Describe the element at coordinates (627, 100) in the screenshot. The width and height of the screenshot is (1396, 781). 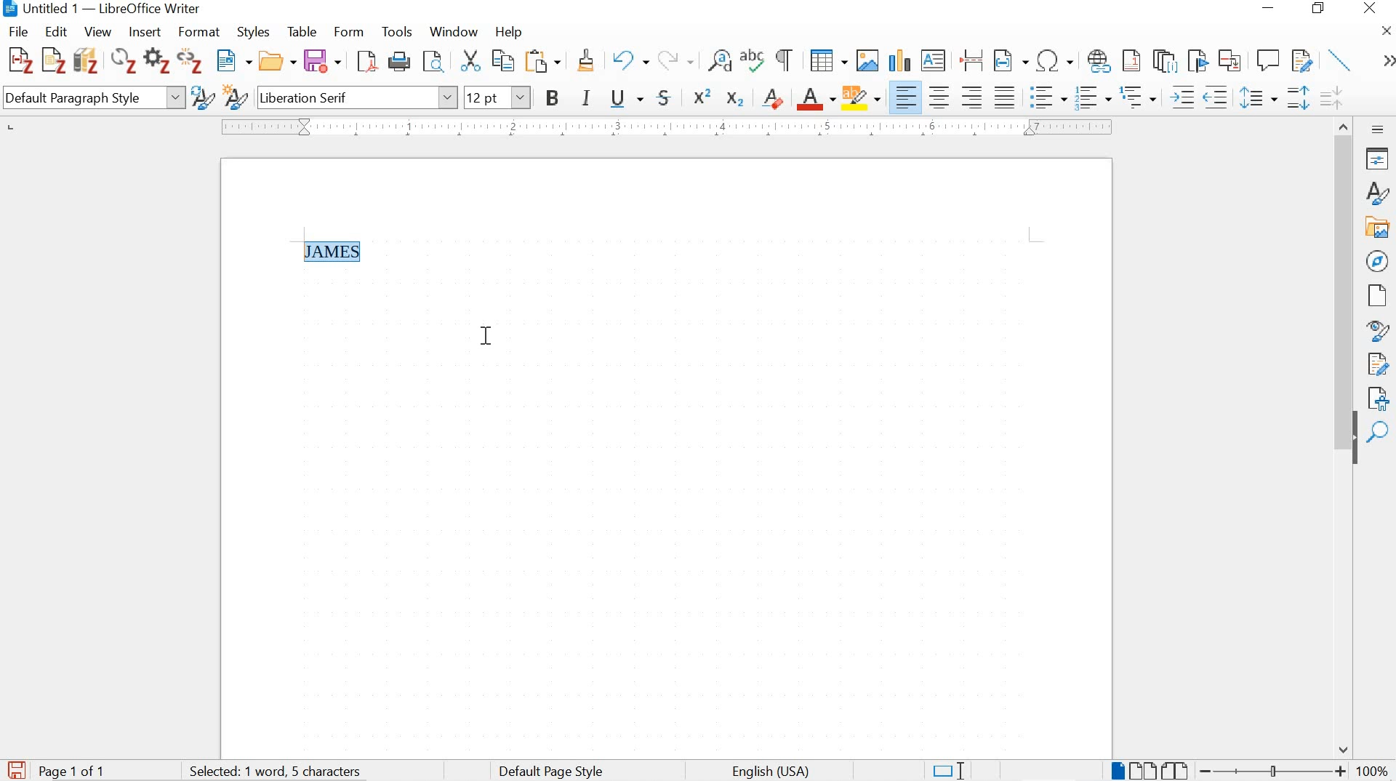
I see `underline` at that location.